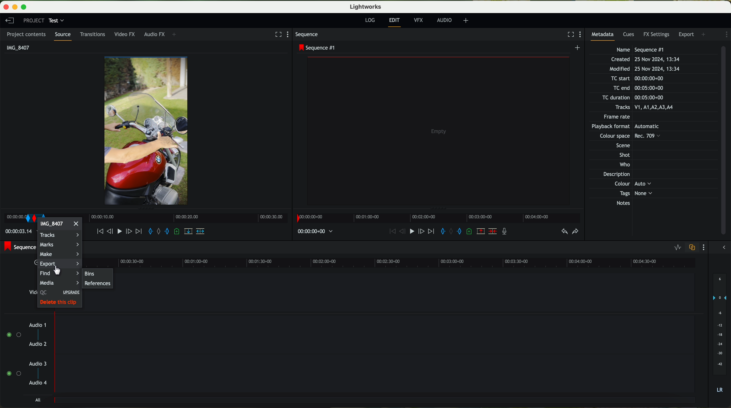 The height and width of the screenshot is (408, 731). I want to click on sequence #1, so click(19, 248).